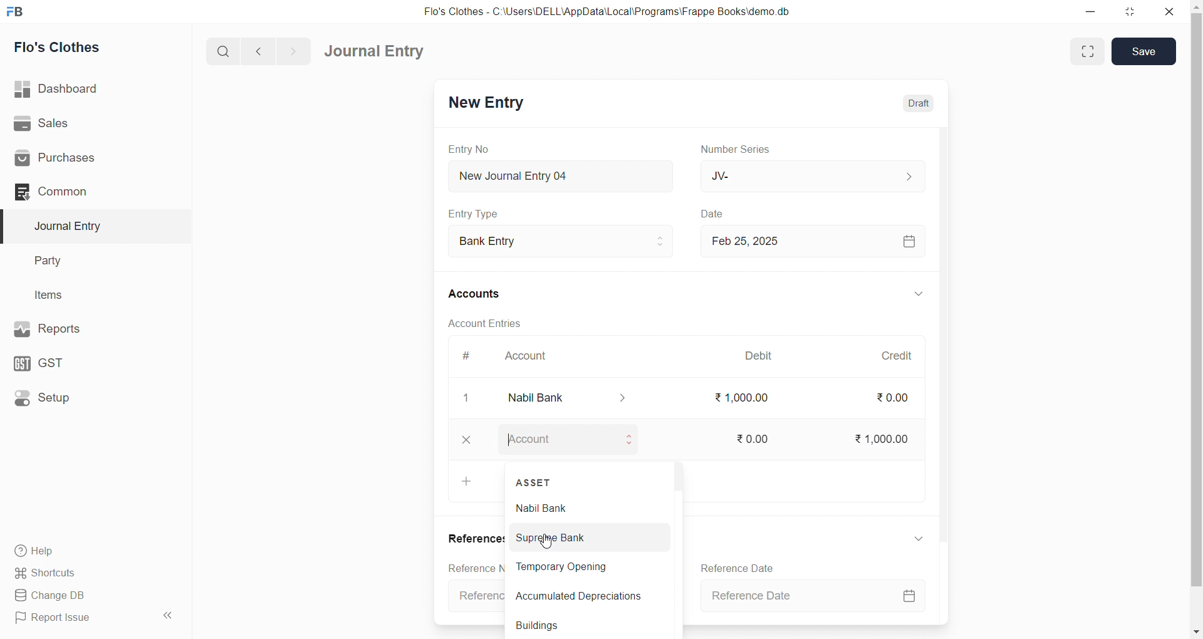  I want to click on Expand Window, so click(1086, 51).